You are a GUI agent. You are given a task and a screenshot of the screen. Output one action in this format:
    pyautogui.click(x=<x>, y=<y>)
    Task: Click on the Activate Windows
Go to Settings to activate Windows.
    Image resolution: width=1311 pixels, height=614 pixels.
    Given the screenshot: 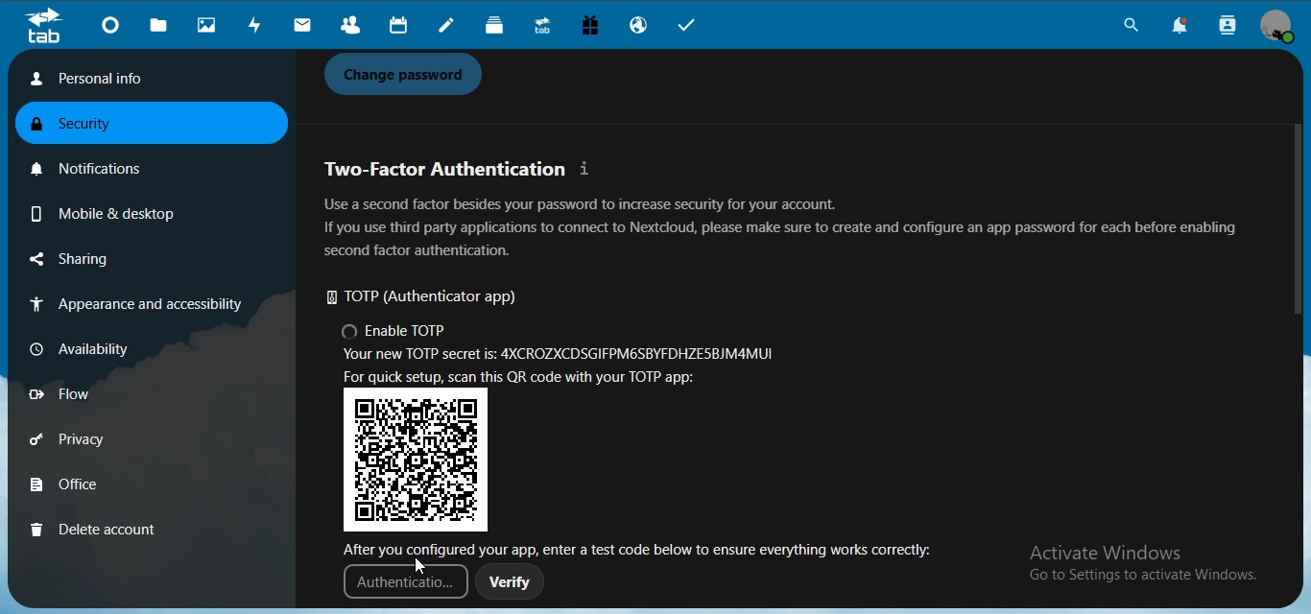 What is the action you would take?
    pyautogui.click(x=1146, y=565)
    